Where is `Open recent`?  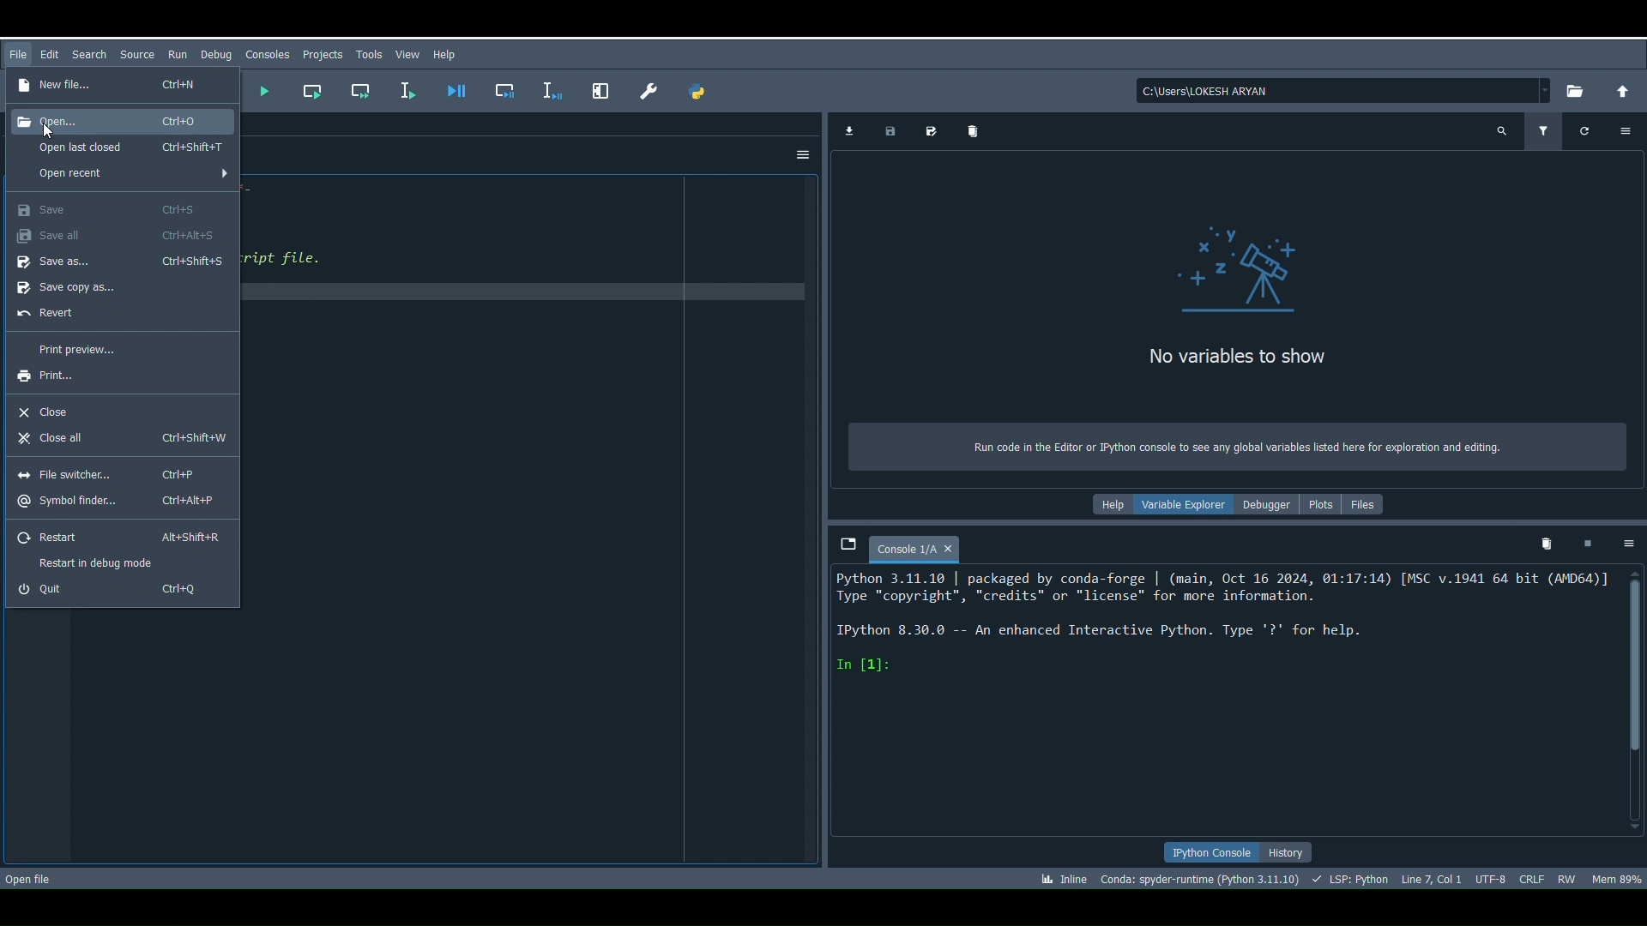
Open recent is located at coordinates (123, 174).